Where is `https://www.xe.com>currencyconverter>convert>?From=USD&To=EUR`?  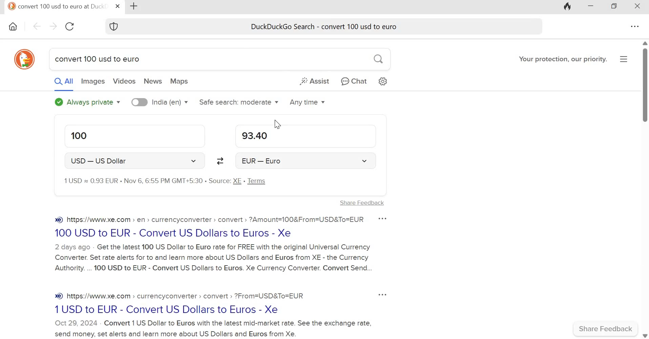
https://www.xe.com>currencyconverter>convert>?From=USD&To=EUR is located at coordinates (178, 296).